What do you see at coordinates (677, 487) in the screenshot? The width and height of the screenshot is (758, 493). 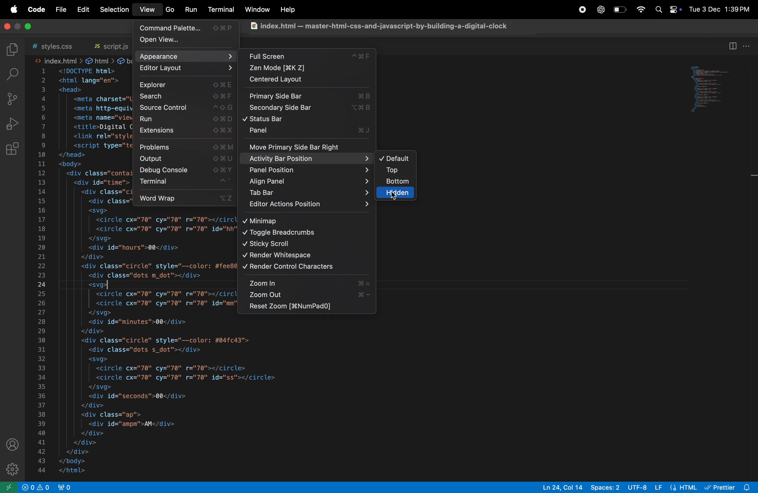 I see `html` at bounding box center [677, 487].